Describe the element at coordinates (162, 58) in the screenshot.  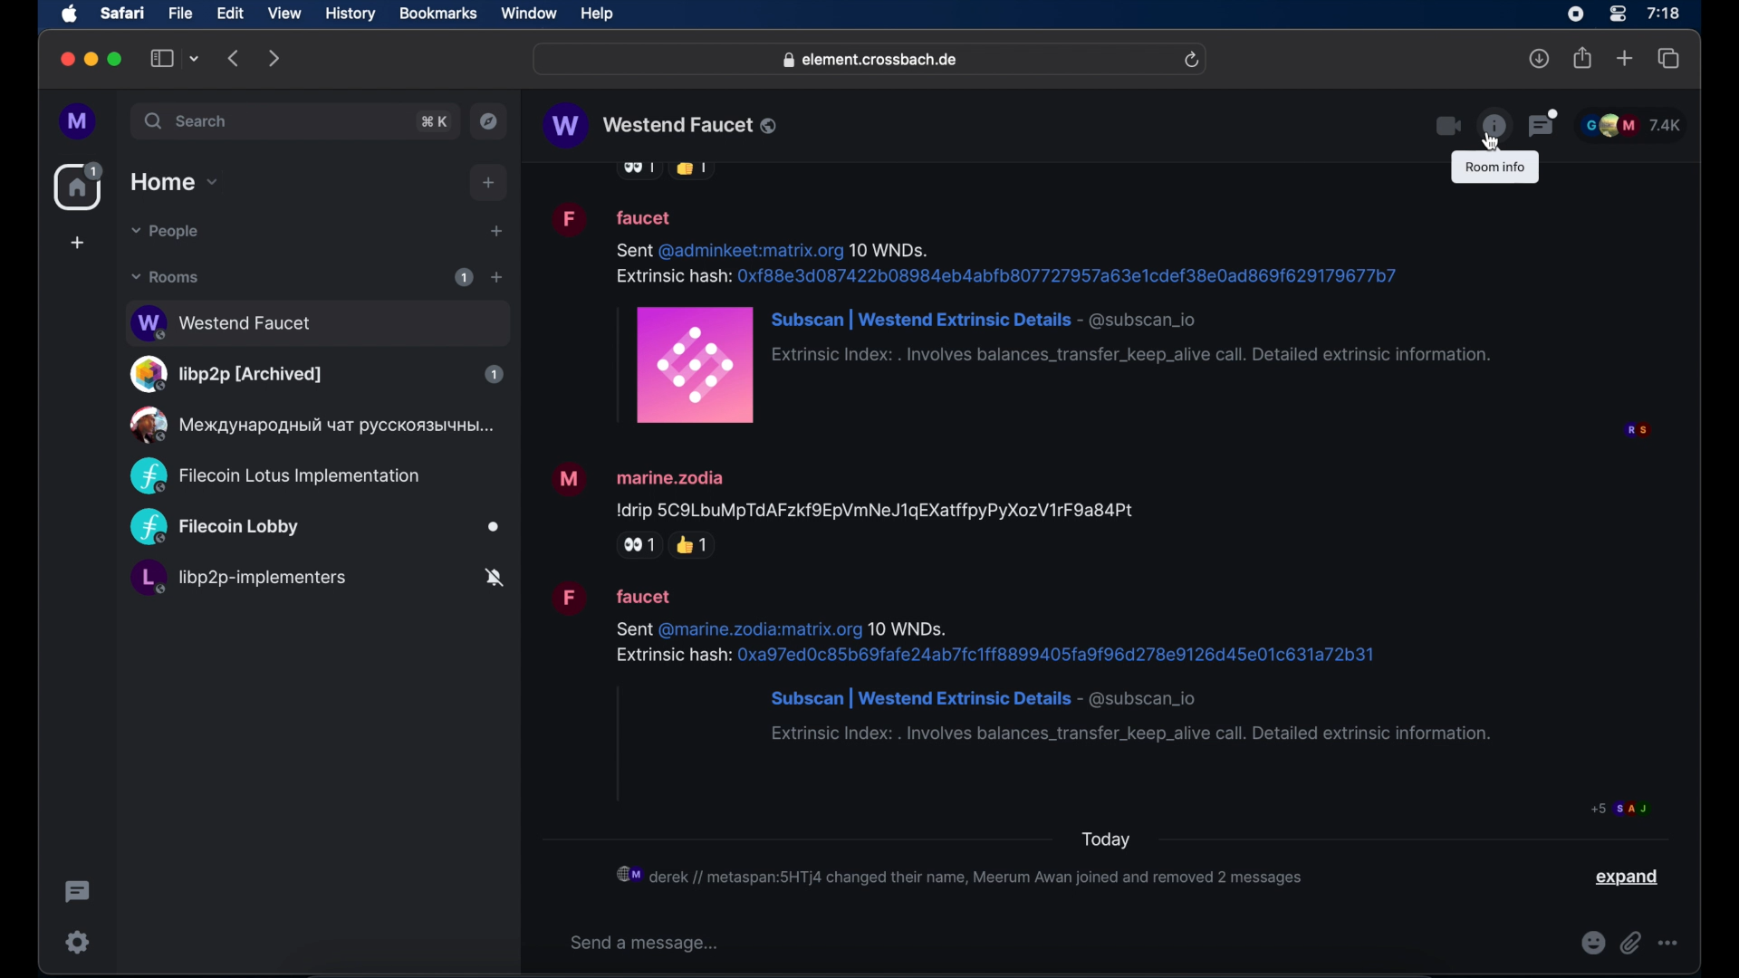
I see `show sidebar` at that location.